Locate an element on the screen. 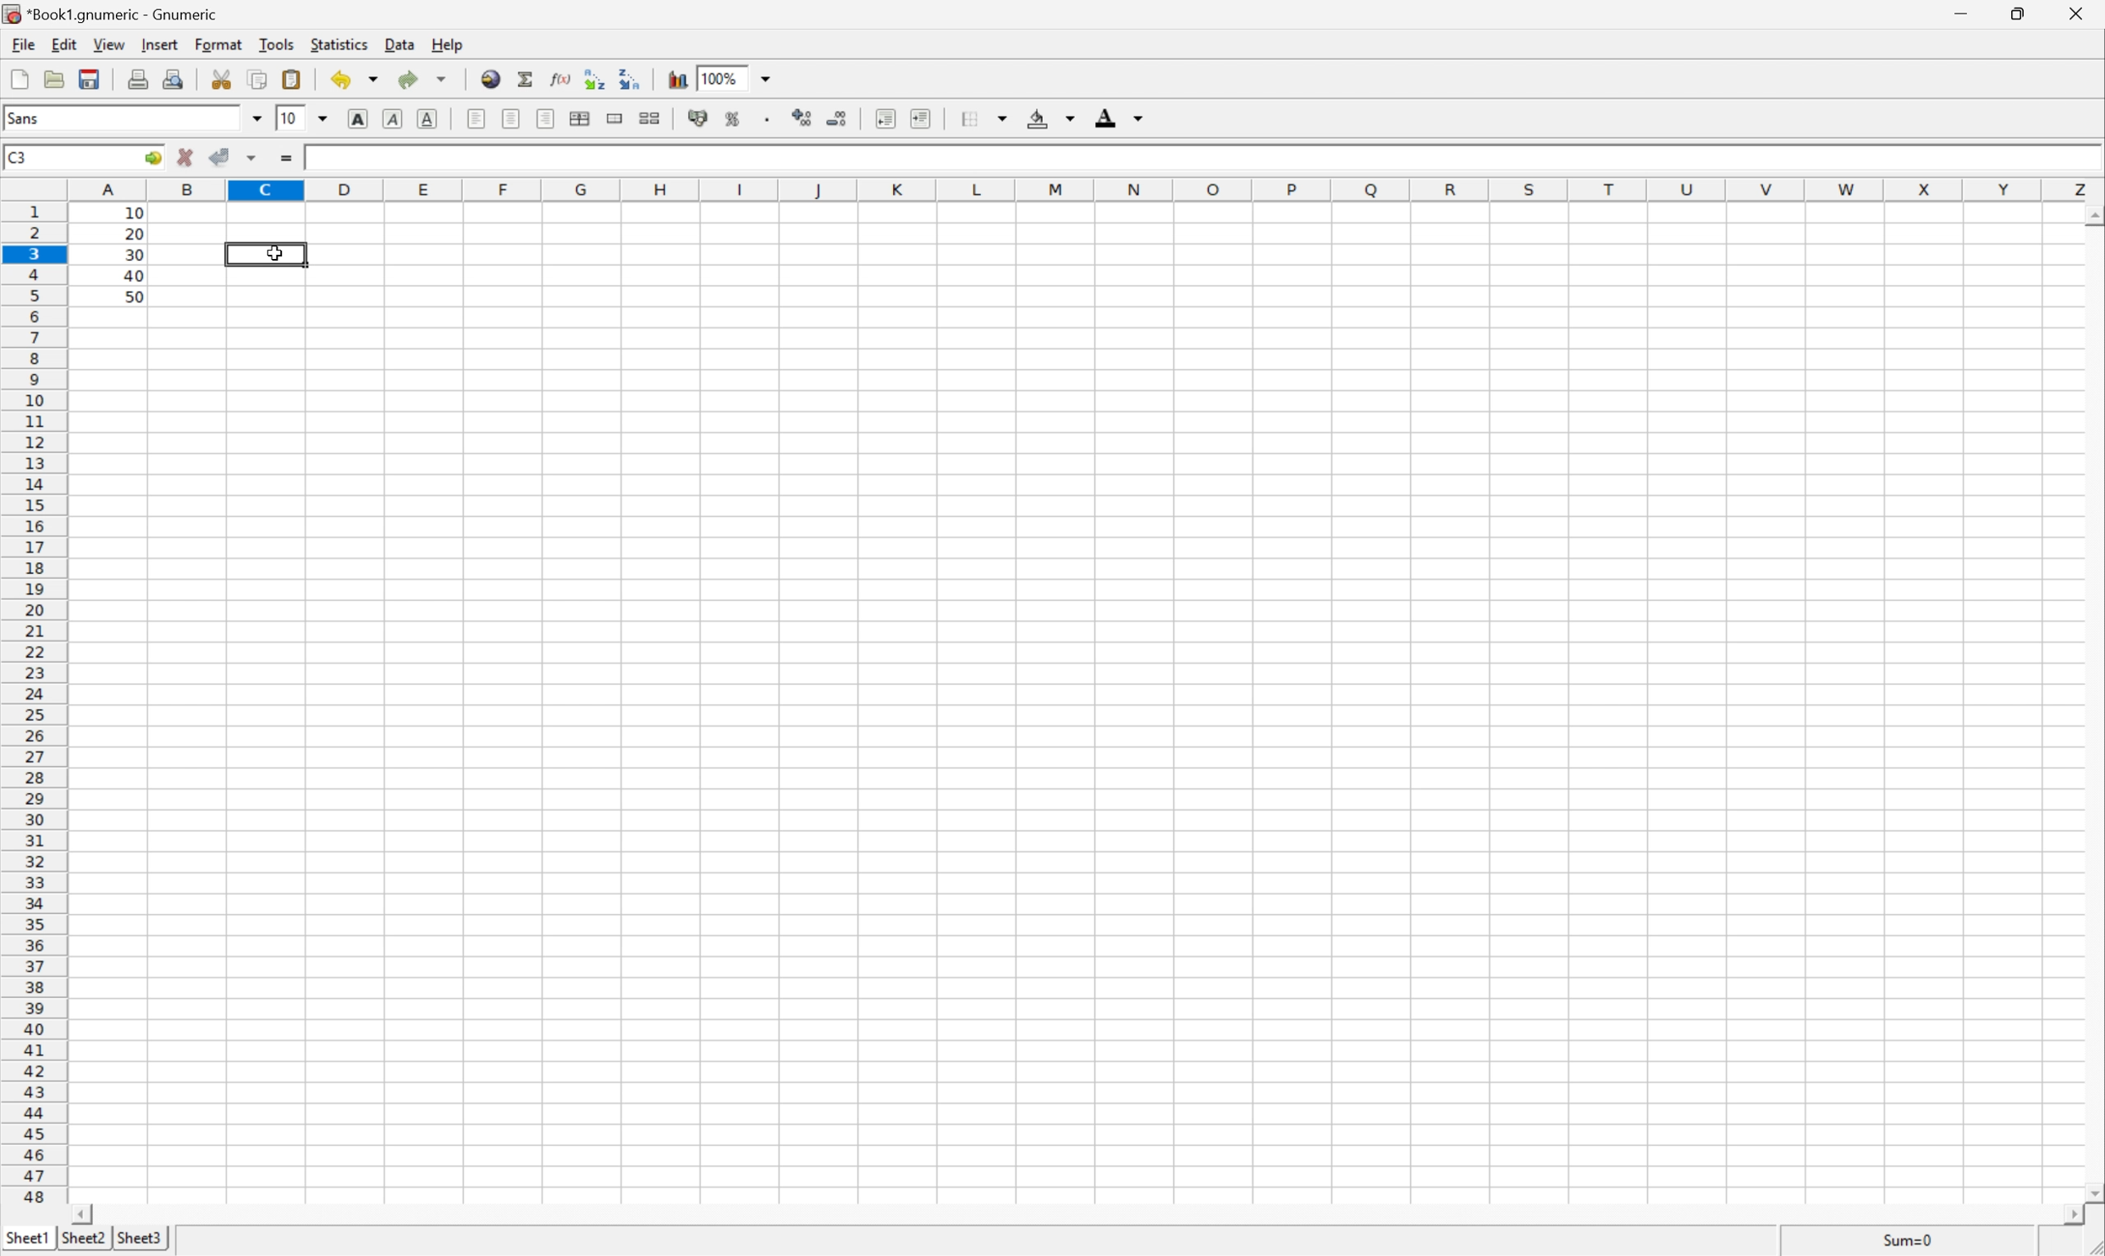 This screenshot has height=1256, width=2105. Drop down is located at coordinates (441, 80).